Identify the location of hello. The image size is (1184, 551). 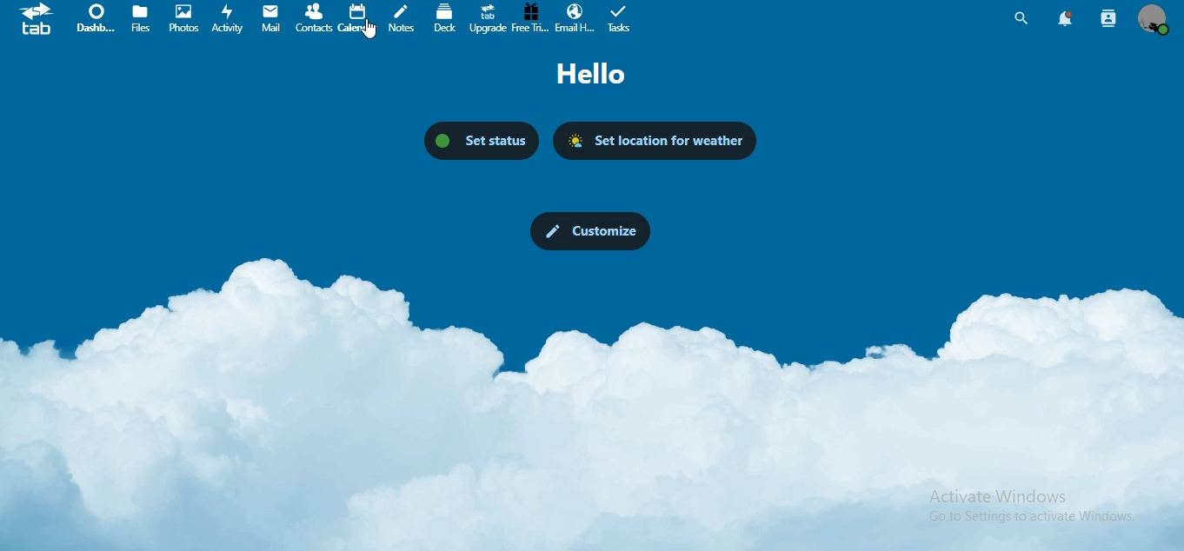
(599, 76).